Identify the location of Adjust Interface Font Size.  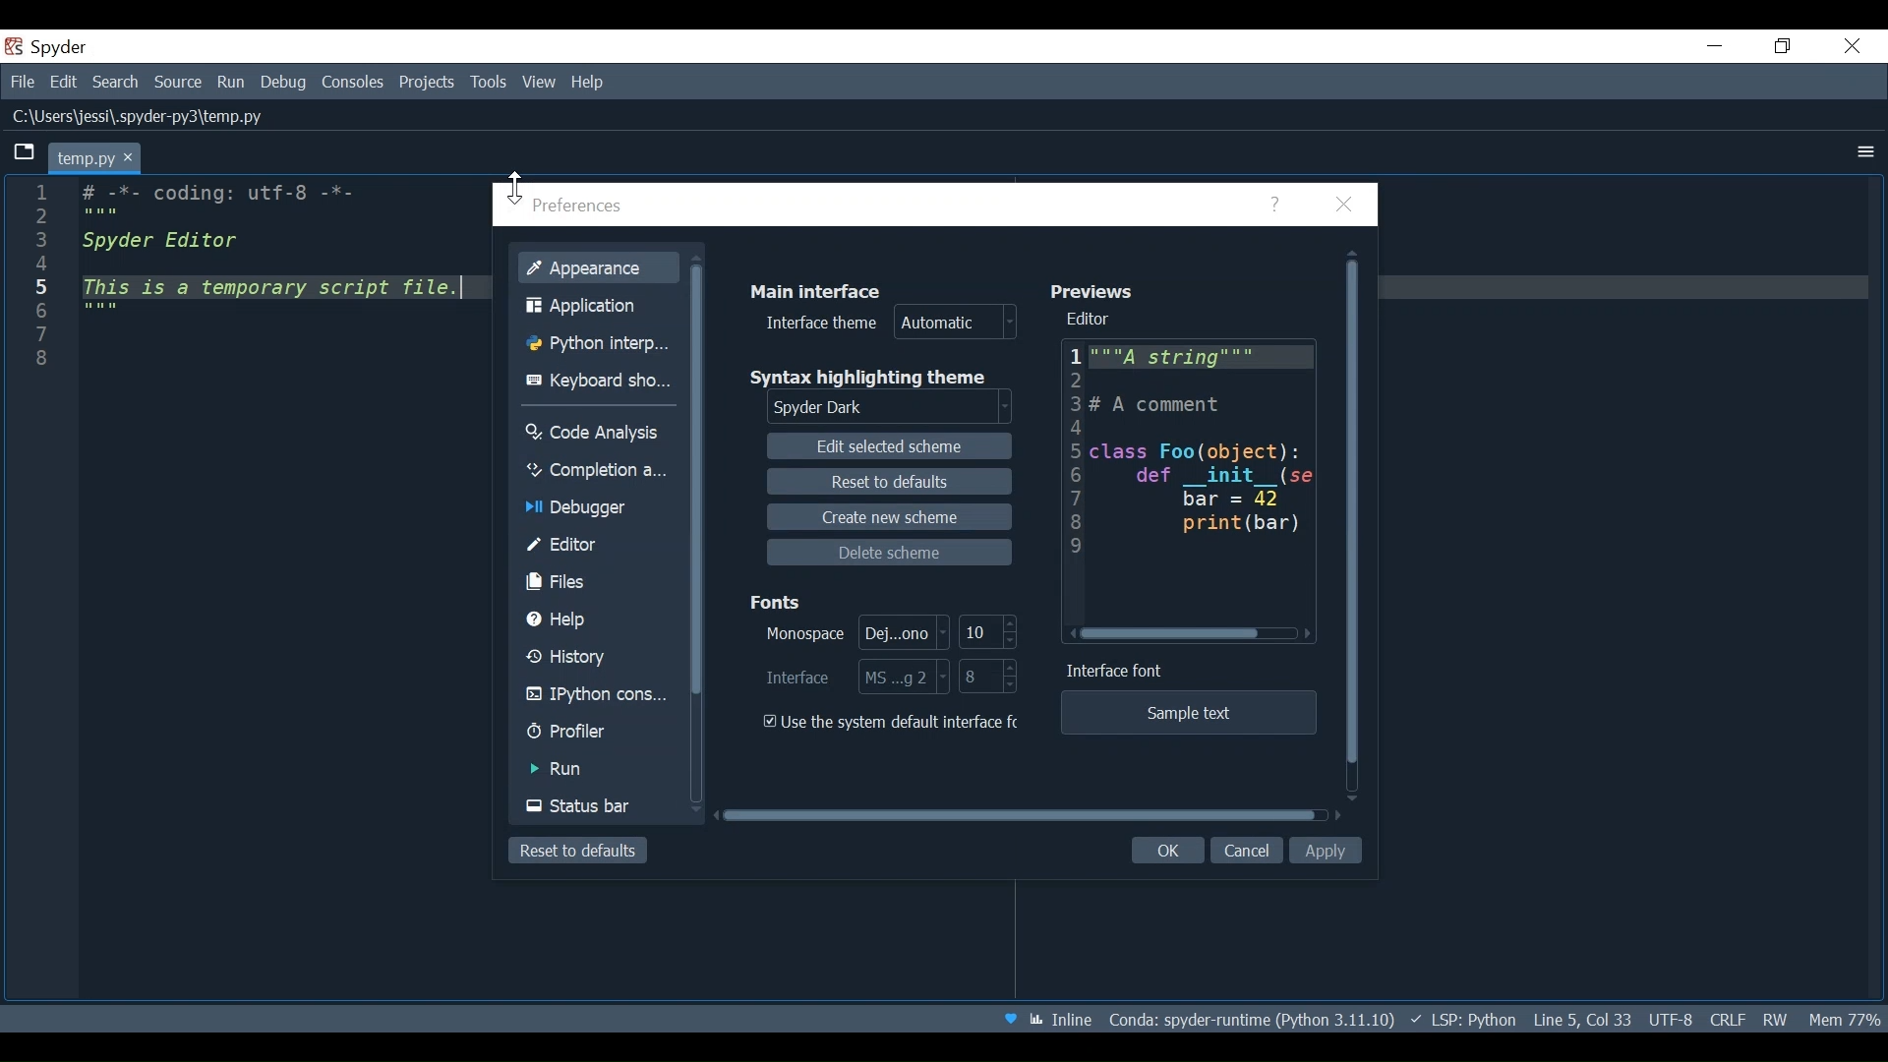
(989, 678).